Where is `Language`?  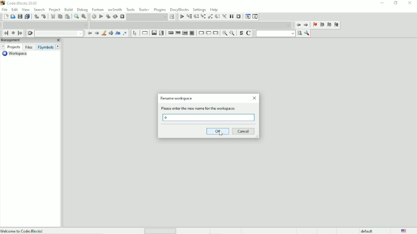
Language is located at coordinates (404, 231).